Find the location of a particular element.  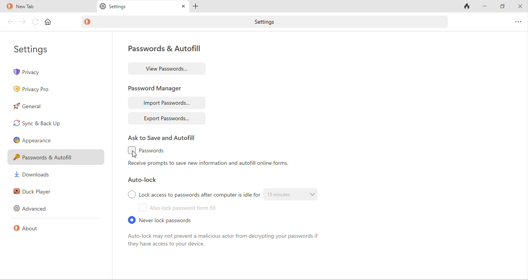

settings is located at coordinates (120, 8).